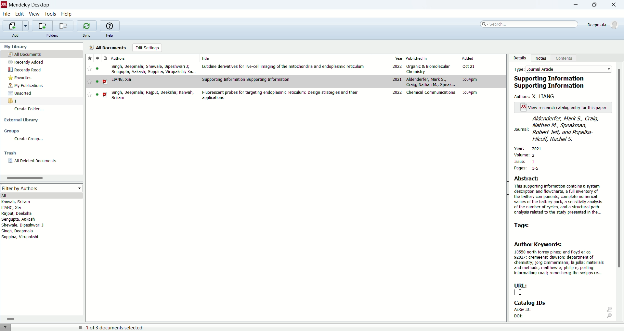  Describe the element at coordinates (105, 95) in the screenshot. I see `PDF` at that location.